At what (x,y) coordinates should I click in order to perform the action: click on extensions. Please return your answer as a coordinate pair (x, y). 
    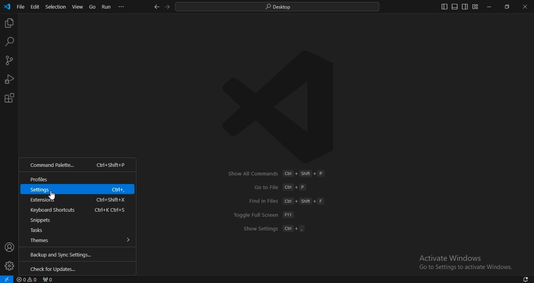
    Looking at the image, I should click on (57, 199).